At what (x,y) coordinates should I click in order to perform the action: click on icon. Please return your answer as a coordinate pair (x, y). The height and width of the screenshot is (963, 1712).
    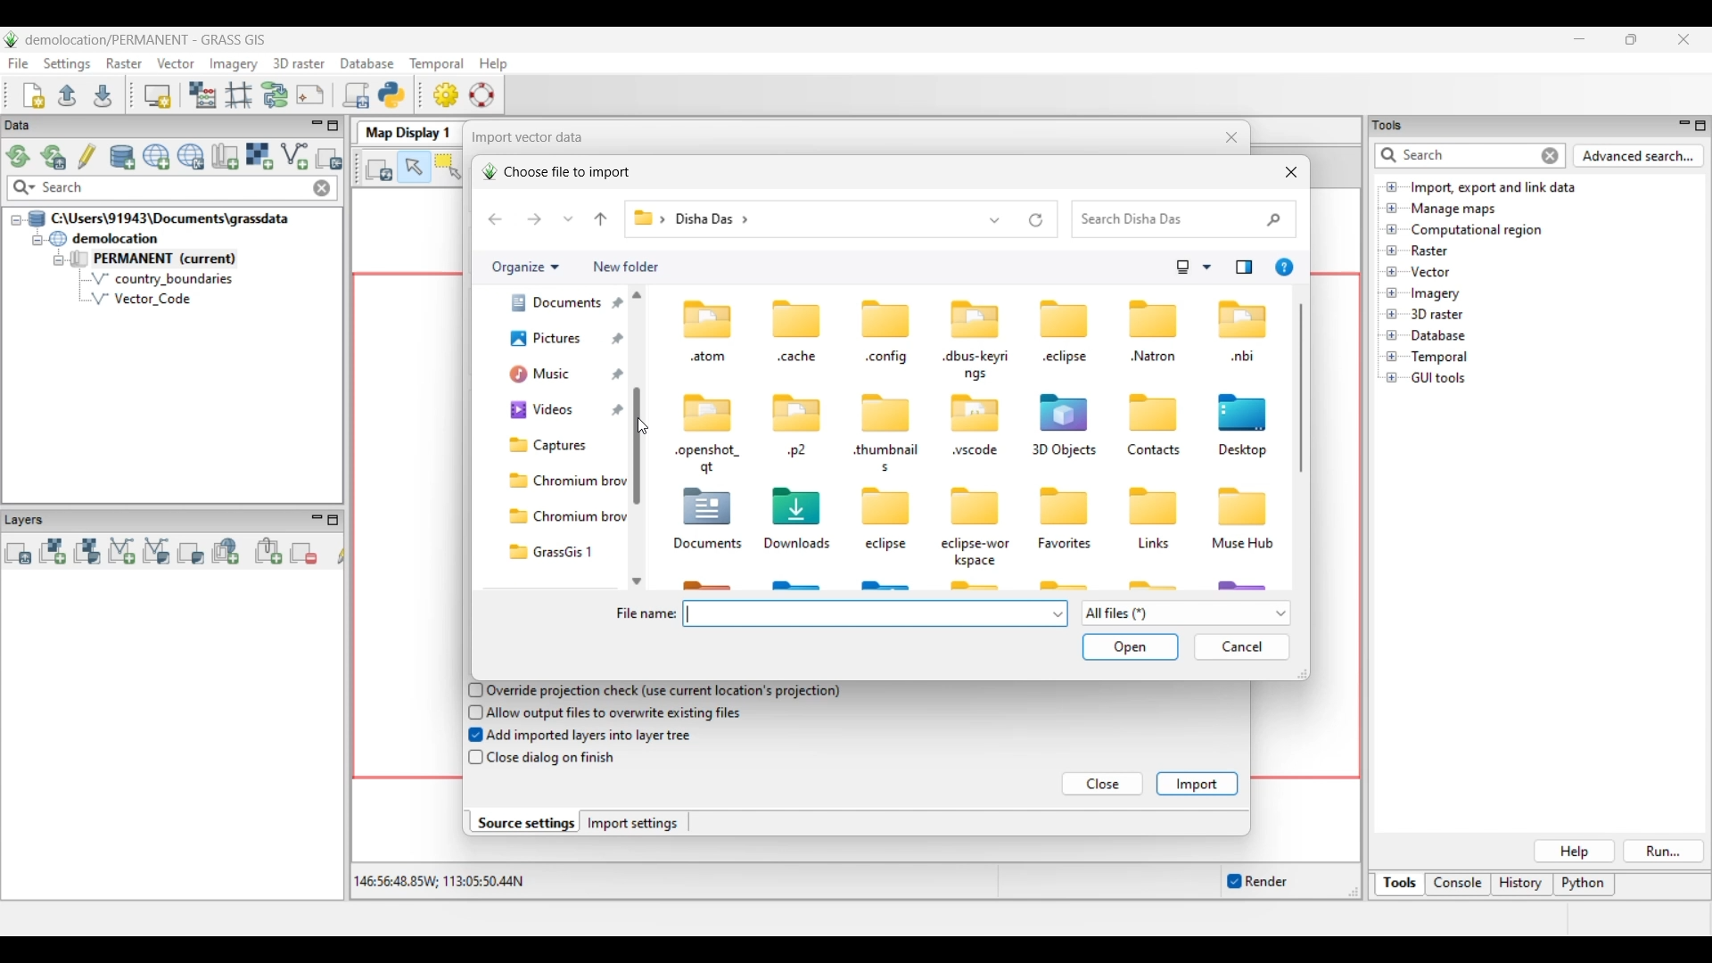
    Looking at the image, I should click on (797, 411).